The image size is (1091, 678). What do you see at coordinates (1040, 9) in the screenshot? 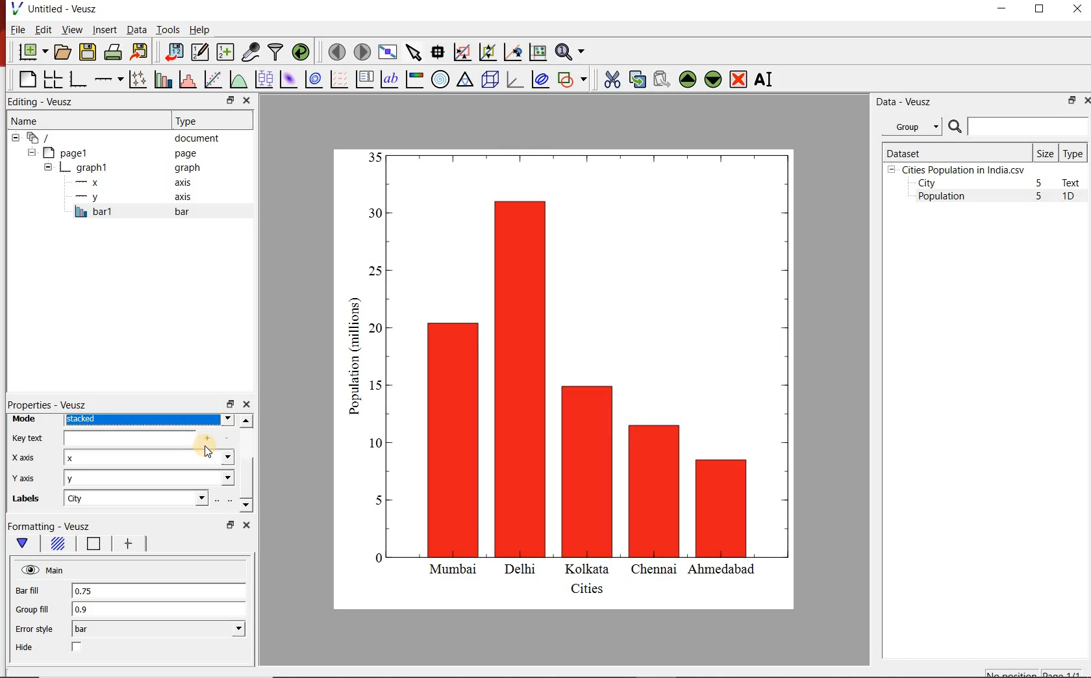
I see `RESTORE` at bounding box center [1040, 9].